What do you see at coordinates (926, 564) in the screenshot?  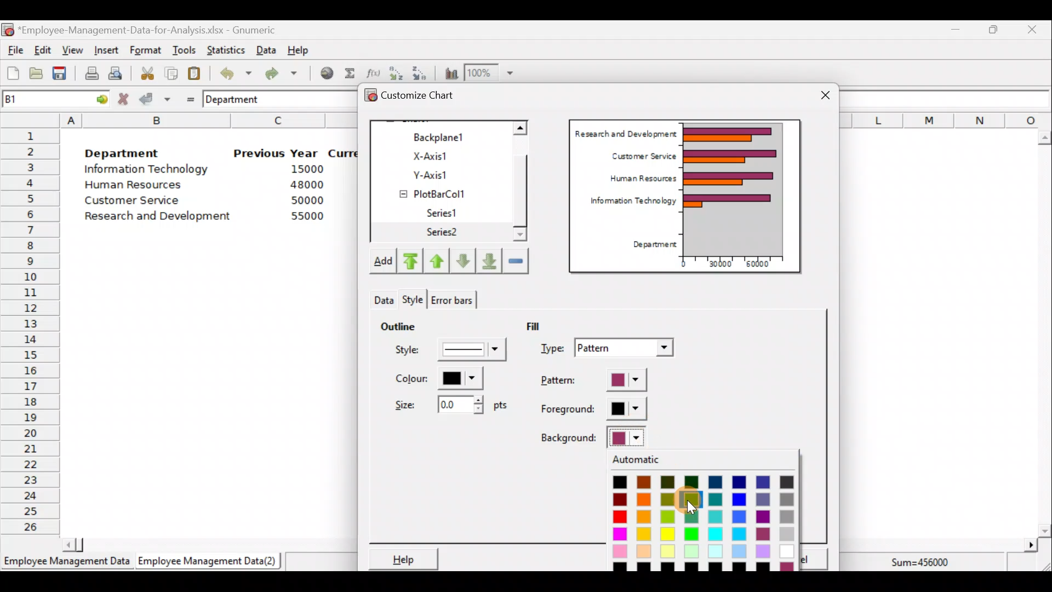 I see `Sum=456000` at bounding box center [926, 564].